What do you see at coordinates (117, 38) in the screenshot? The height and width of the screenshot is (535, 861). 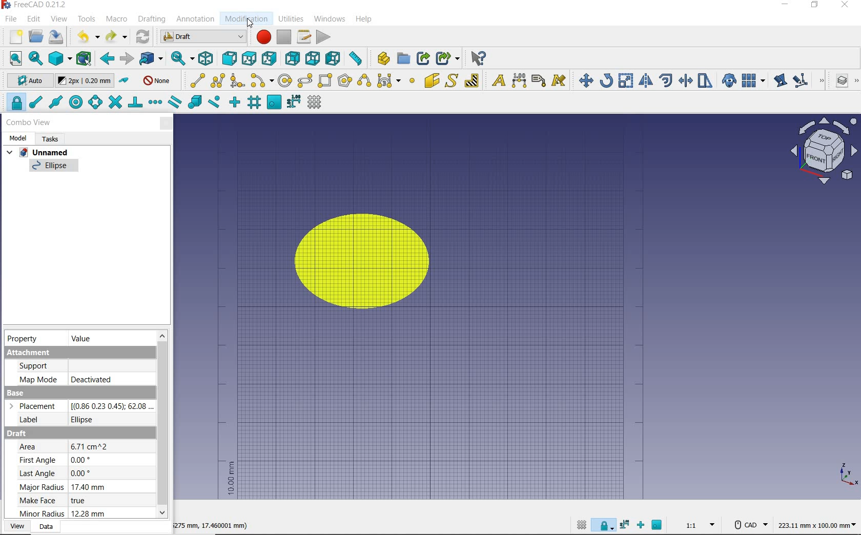 I see `redo` at bounding box center [117, 38].